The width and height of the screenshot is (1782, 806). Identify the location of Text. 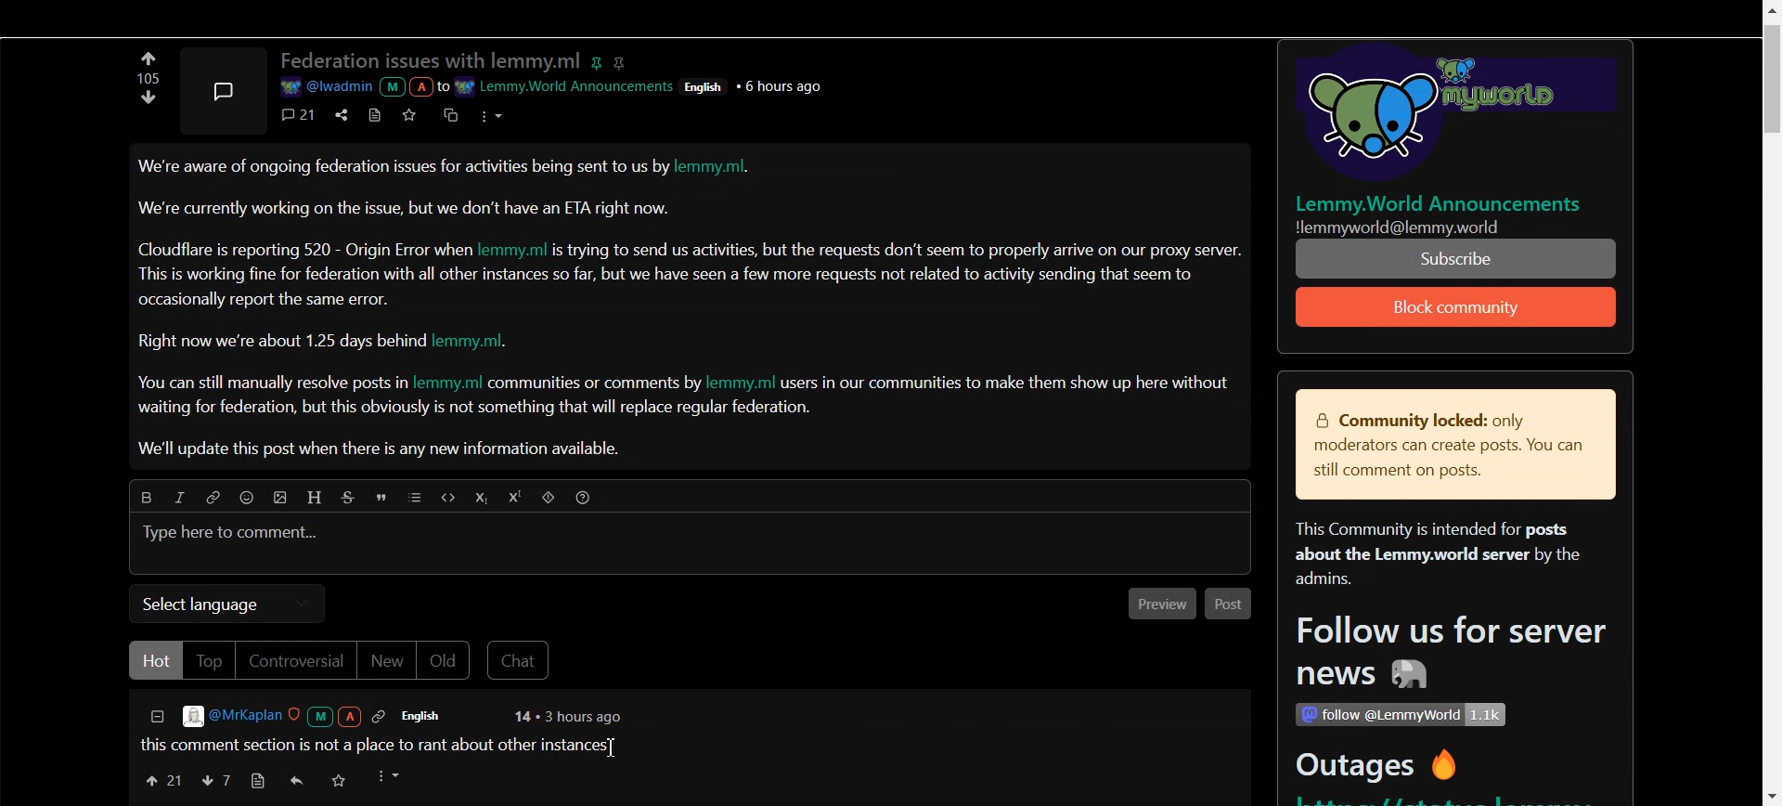
(145, 78).